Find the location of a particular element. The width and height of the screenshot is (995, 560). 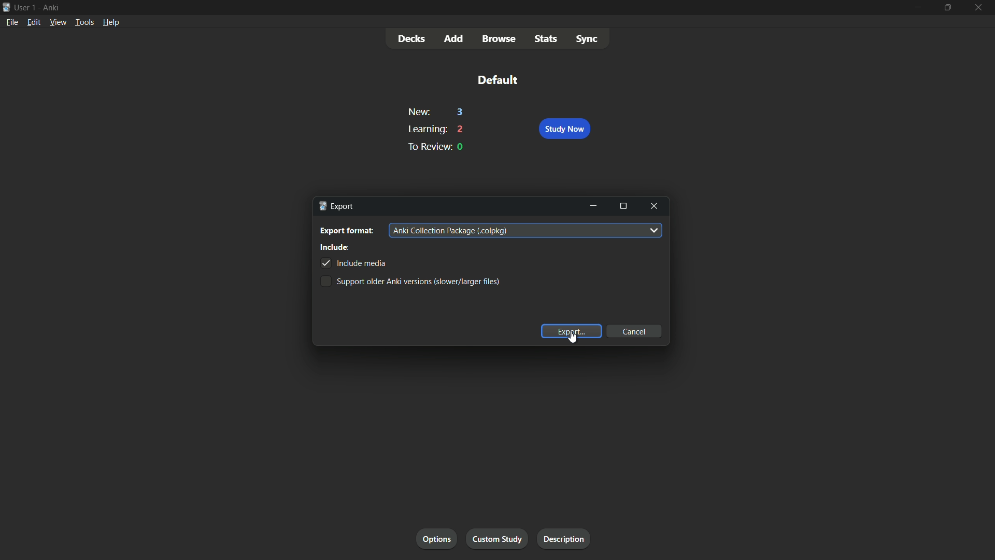

import file is located at coordinates (567, 539).